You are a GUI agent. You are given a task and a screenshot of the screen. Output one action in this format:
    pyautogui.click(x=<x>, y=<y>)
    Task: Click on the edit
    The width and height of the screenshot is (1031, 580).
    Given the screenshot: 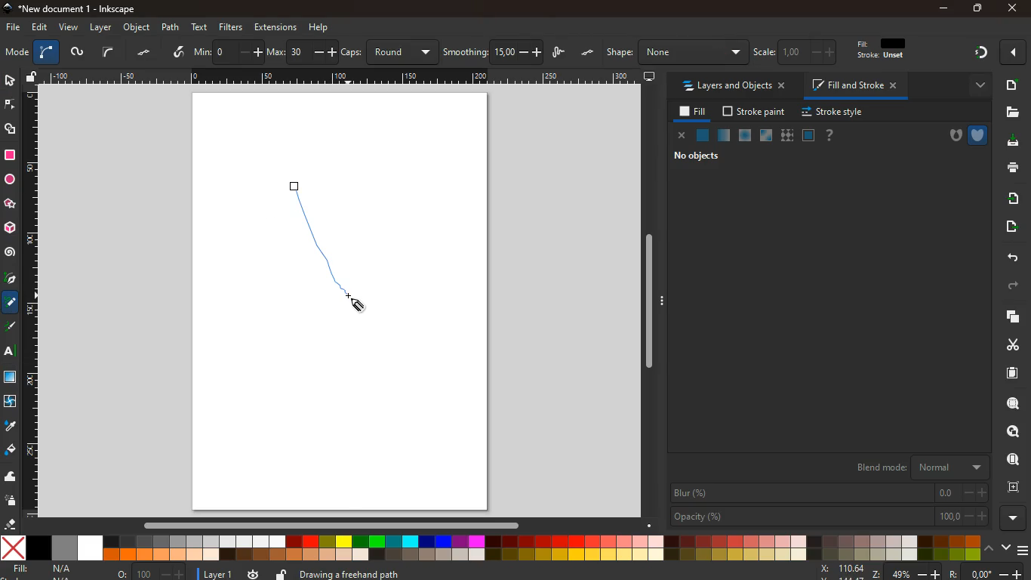 What is the action you would take?
    pyautogui.click(x=41, y=27)
    